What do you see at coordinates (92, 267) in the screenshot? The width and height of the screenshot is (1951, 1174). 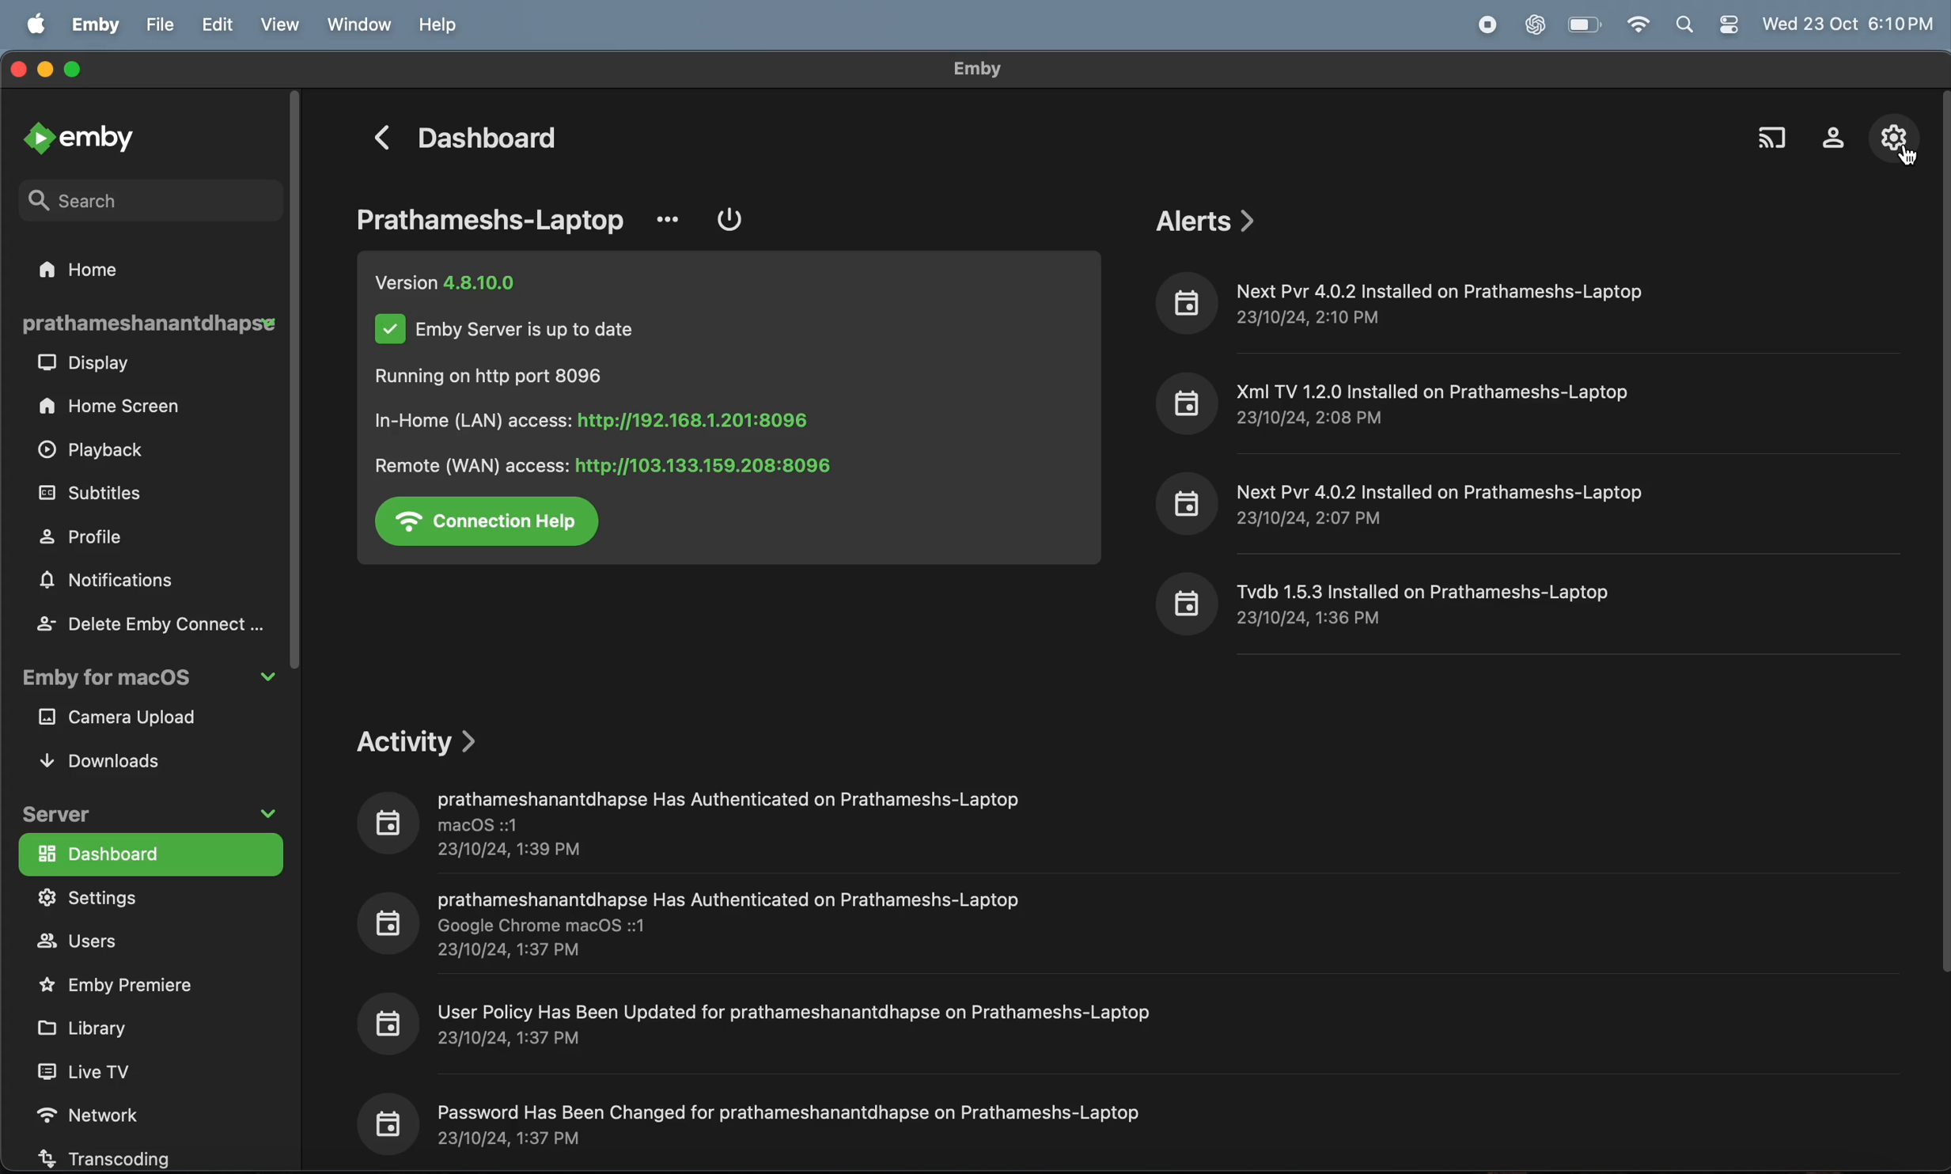 I see `home` at bounding box center [92, 267].